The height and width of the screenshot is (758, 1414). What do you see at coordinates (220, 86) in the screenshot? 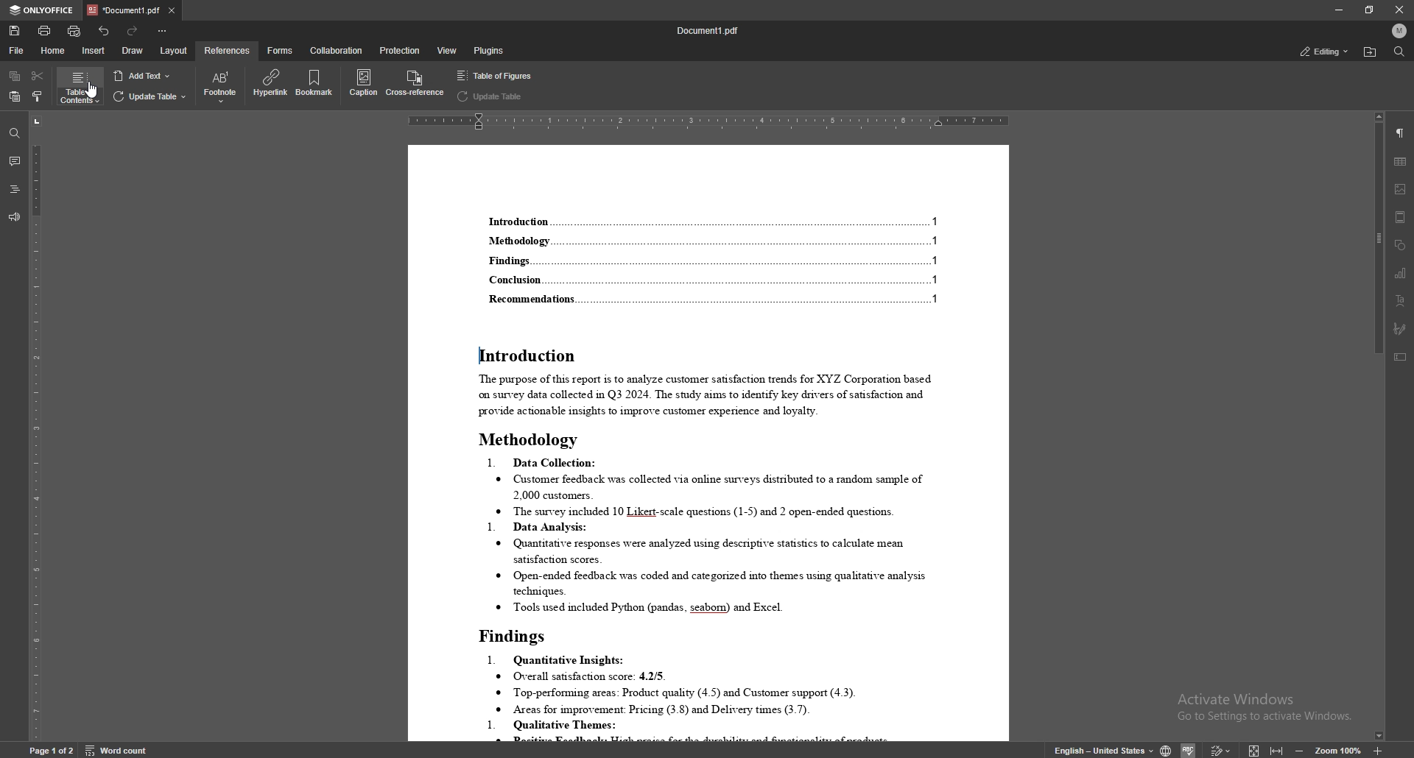
I see `footnote` at bounding box center [220, 86].